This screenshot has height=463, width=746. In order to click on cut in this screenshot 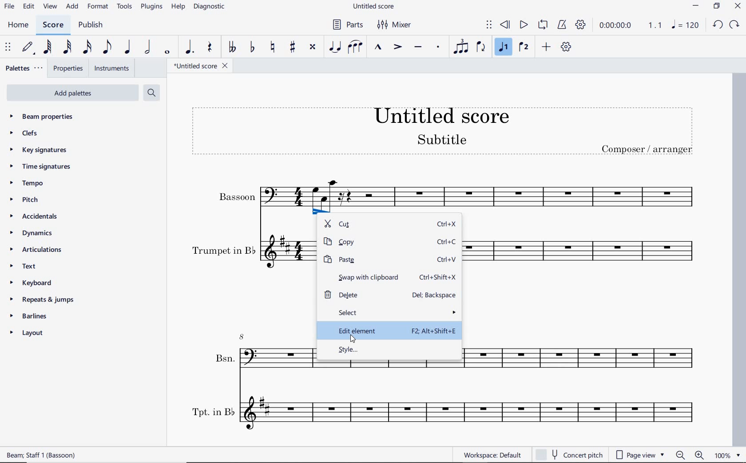, I will do `click(390, 224)`.